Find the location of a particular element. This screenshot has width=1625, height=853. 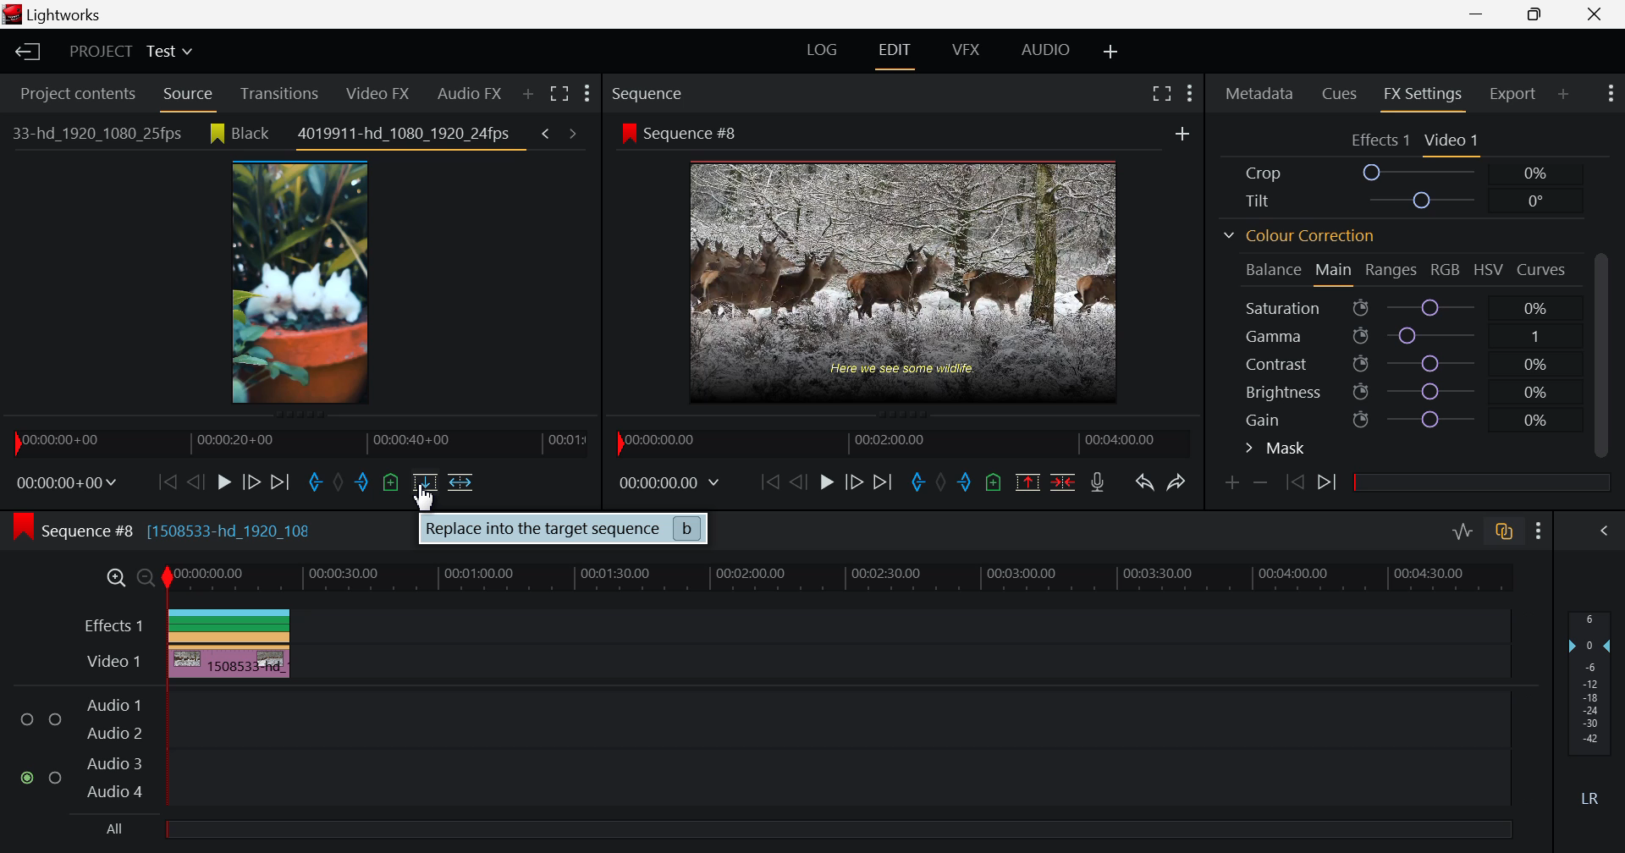

Full Screen is located at coordinates (1162, 92).